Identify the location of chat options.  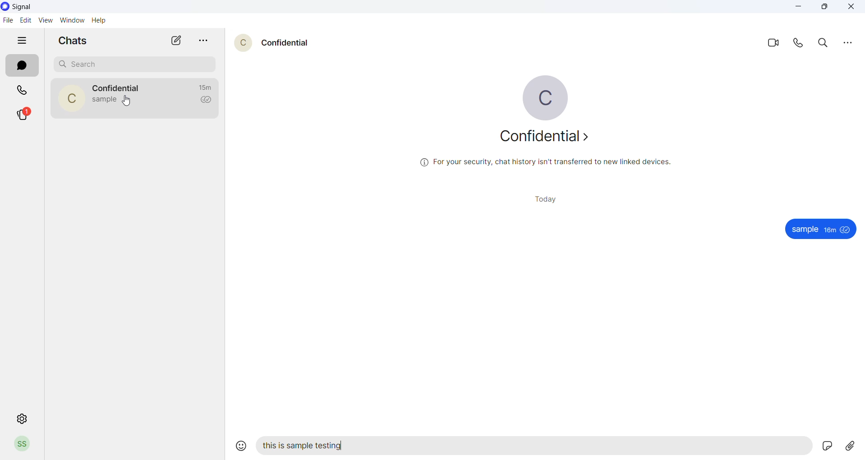
(201, 41).